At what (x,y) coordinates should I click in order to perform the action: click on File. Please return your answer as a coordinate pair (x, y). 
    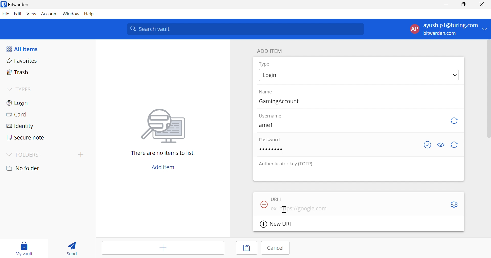
    Looking at the image, I should click on (6, 14).